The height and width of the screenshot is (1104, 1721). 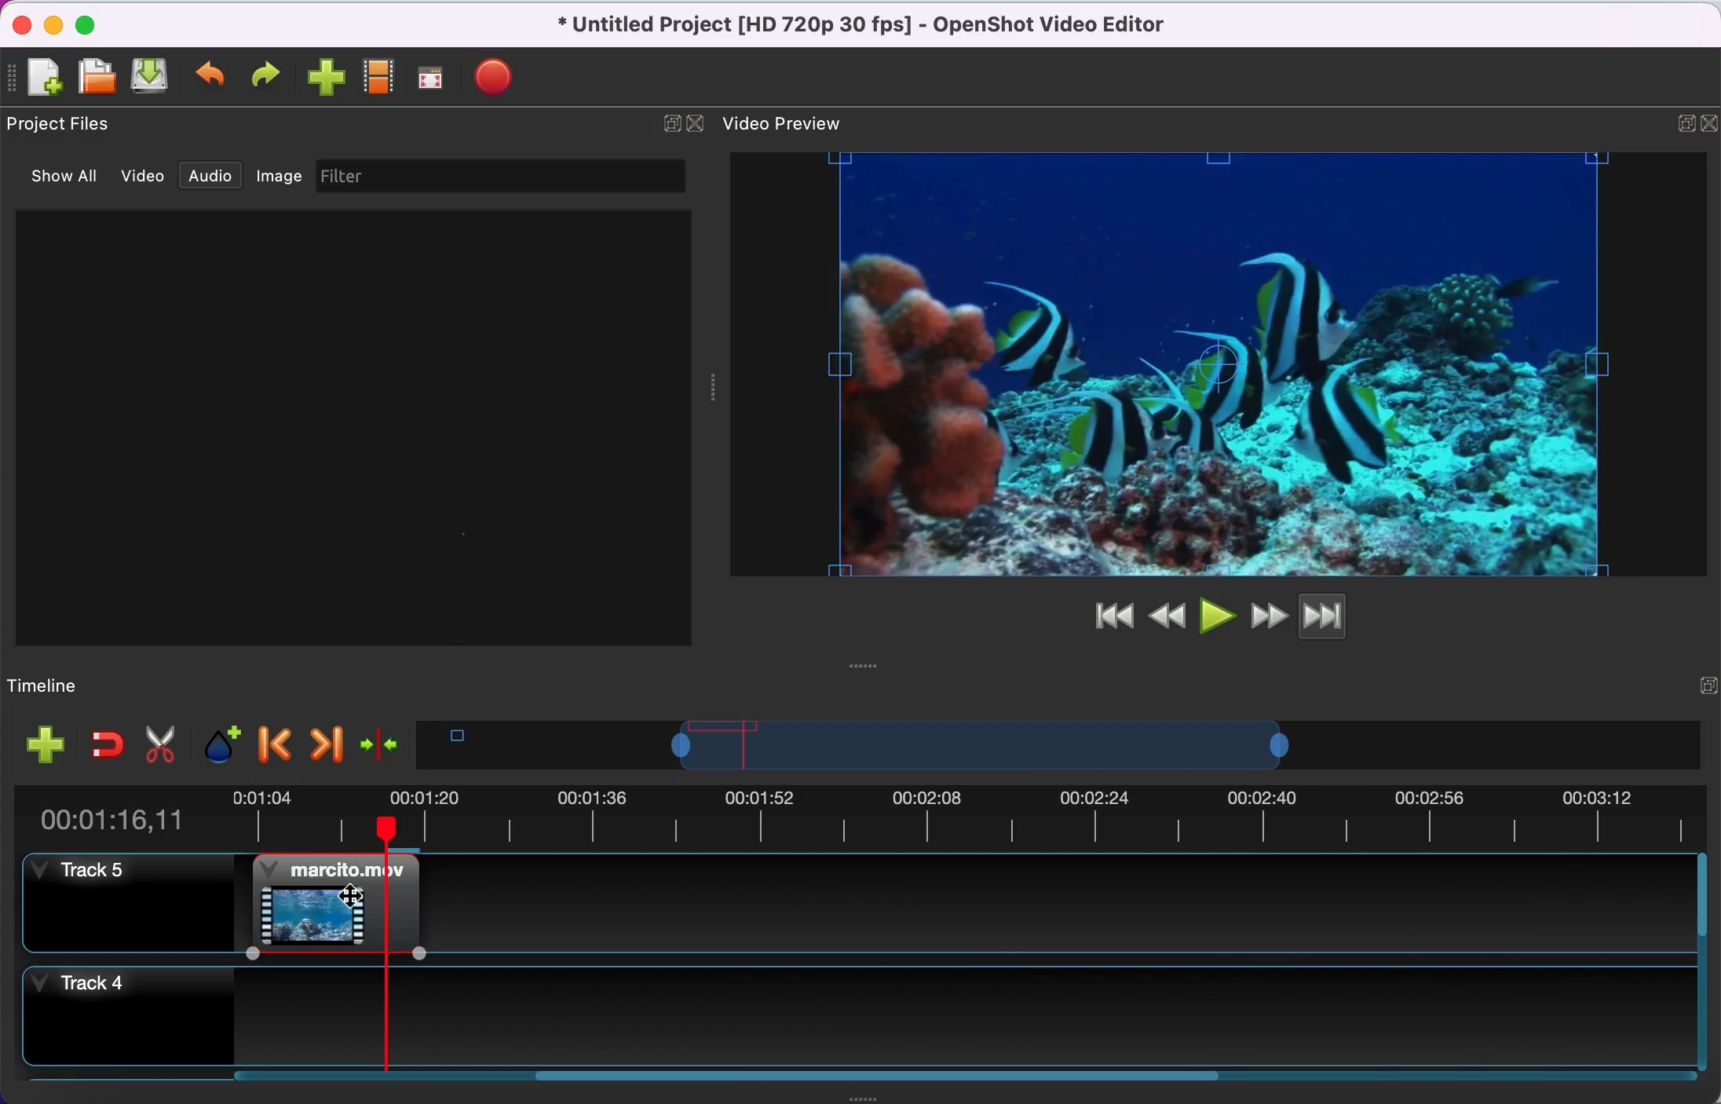 I want to click on project files, so click(x=72, y=124).